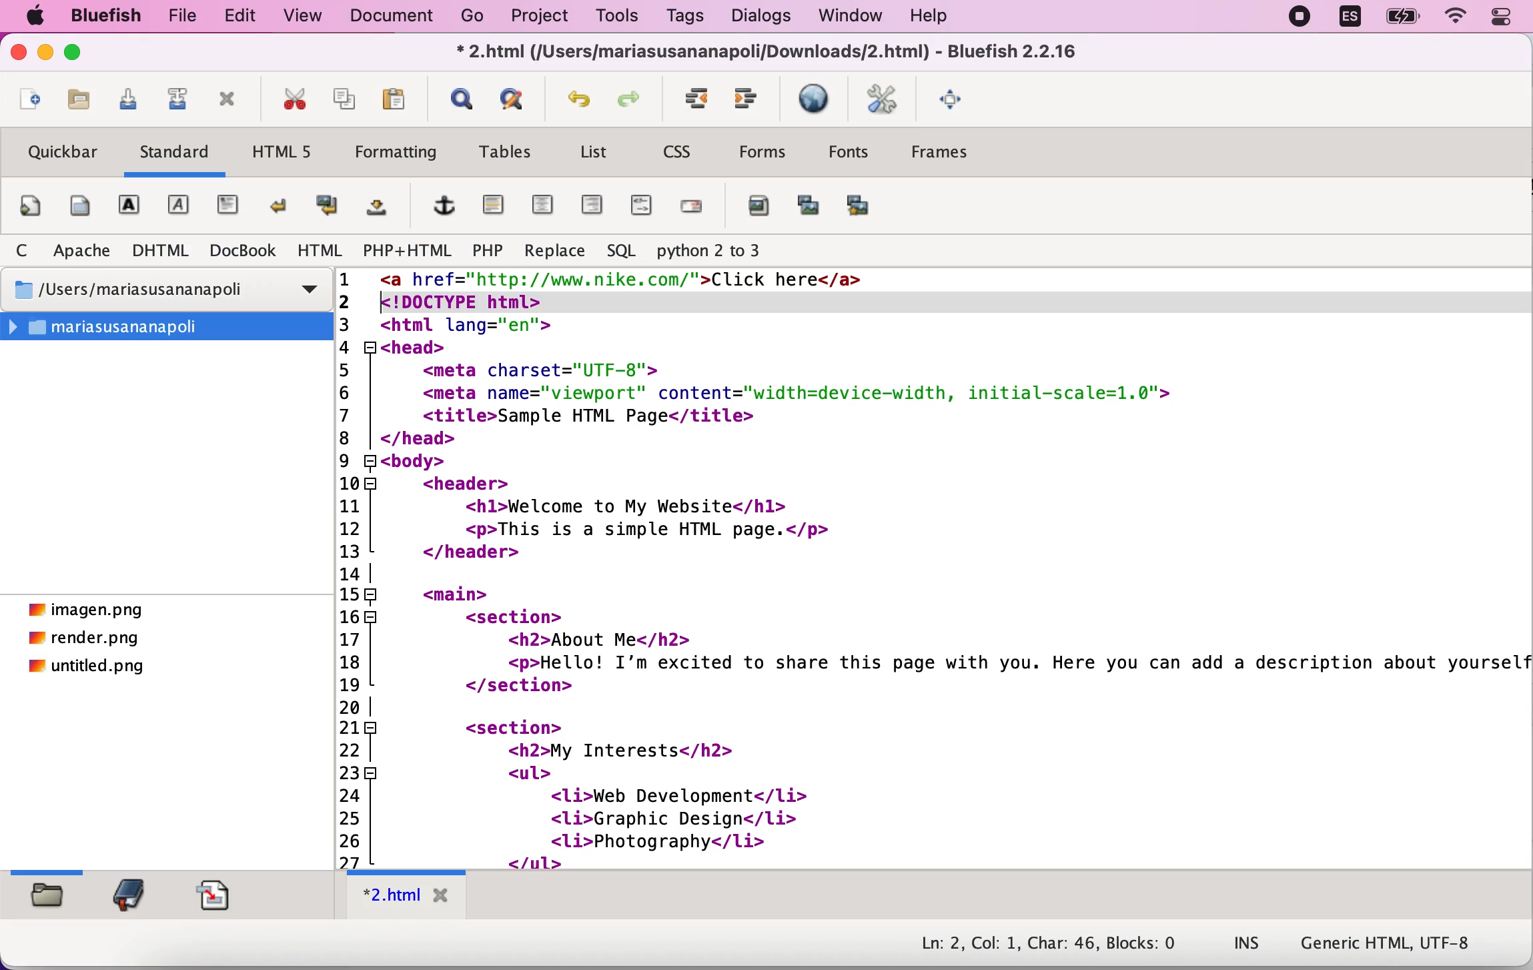 The image size is (1533, 970). Describe the element at coordinates (592, 209) in the screenshot. I see `right justify` at that location.